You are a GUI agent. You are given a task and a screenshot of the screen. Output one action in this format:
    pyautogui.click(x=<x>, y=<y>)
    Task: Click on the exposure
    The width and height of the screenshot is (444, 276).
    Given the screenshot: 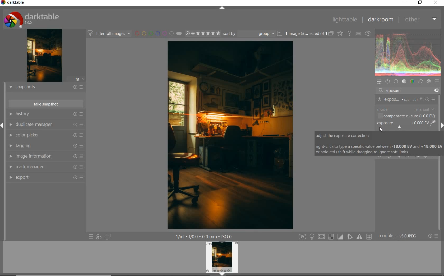 What is the action you would take?
    pyautogui.click(x=406, y=99)
    